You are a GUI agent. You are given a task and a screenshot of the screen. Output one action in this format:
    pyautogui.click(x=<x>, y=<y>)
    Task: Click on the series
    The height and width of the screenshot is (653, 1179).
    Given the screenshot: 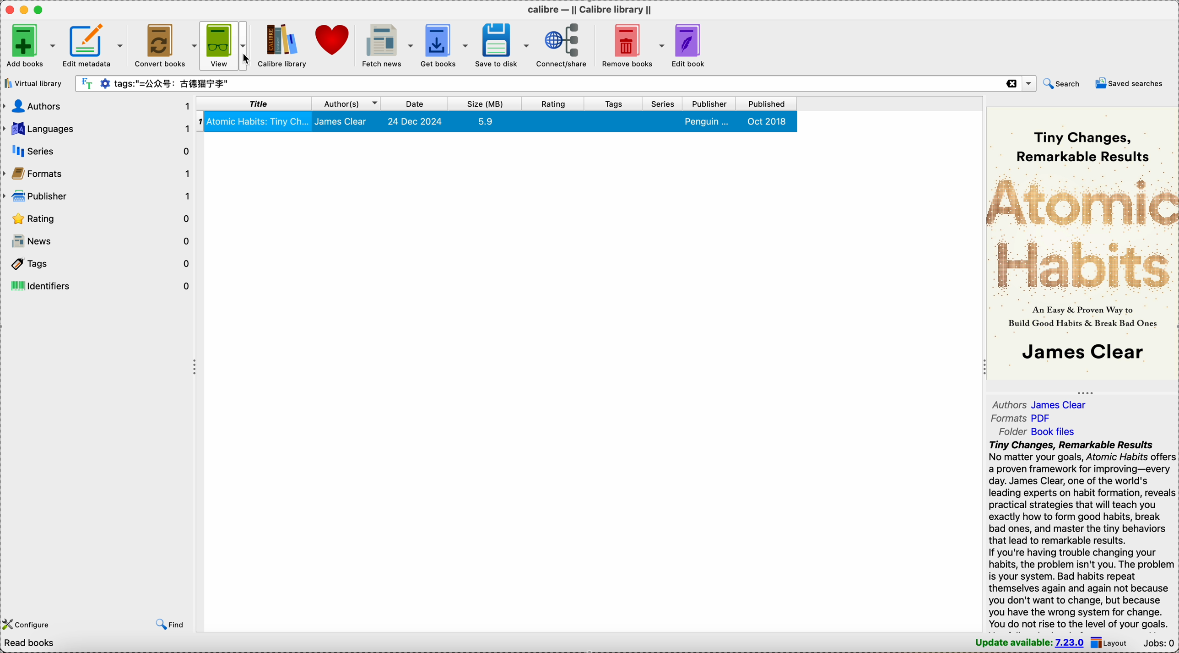 What is the action you would take?
    pyautogui.click(x=97, y=151)
    